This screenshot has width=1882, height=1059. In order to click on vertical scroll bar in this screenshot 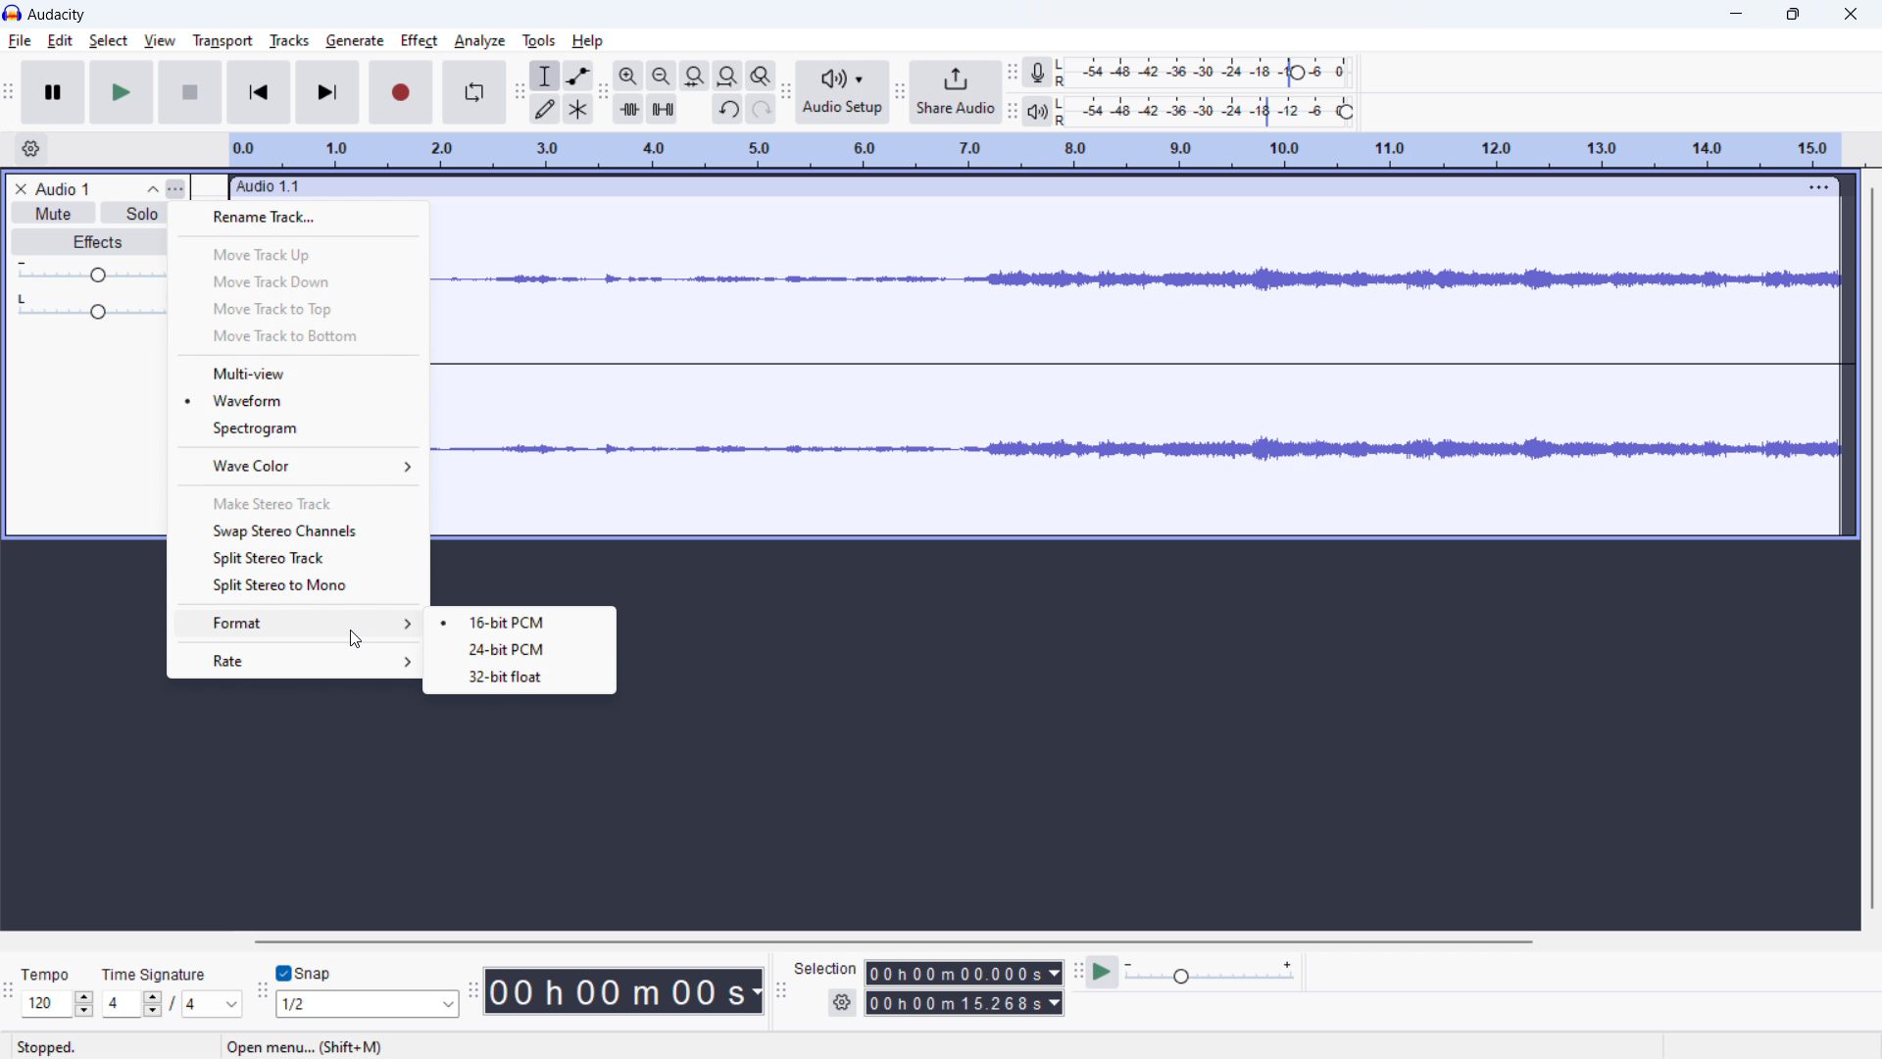, I will do `click(1869, 548)`.